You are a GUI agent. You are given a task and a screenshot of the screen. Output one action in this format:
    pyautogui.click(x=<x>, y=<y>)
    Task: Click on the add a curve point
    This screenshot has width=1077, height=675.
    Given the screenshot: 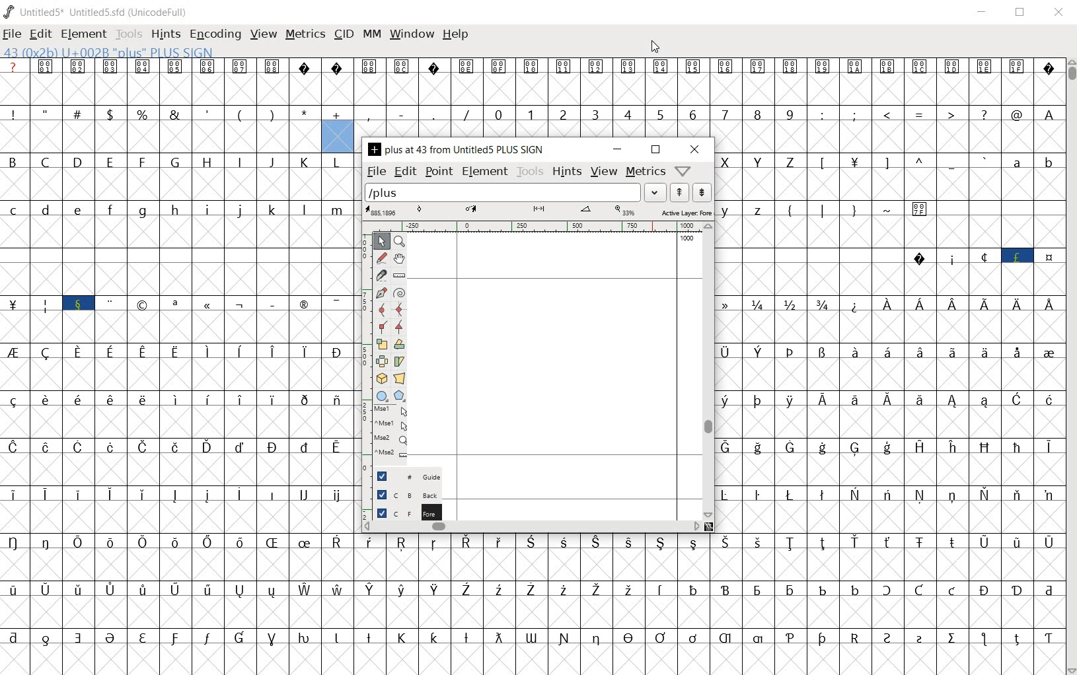 What is the action you would take?
    pyautogui.click(x=382, y=308)
    